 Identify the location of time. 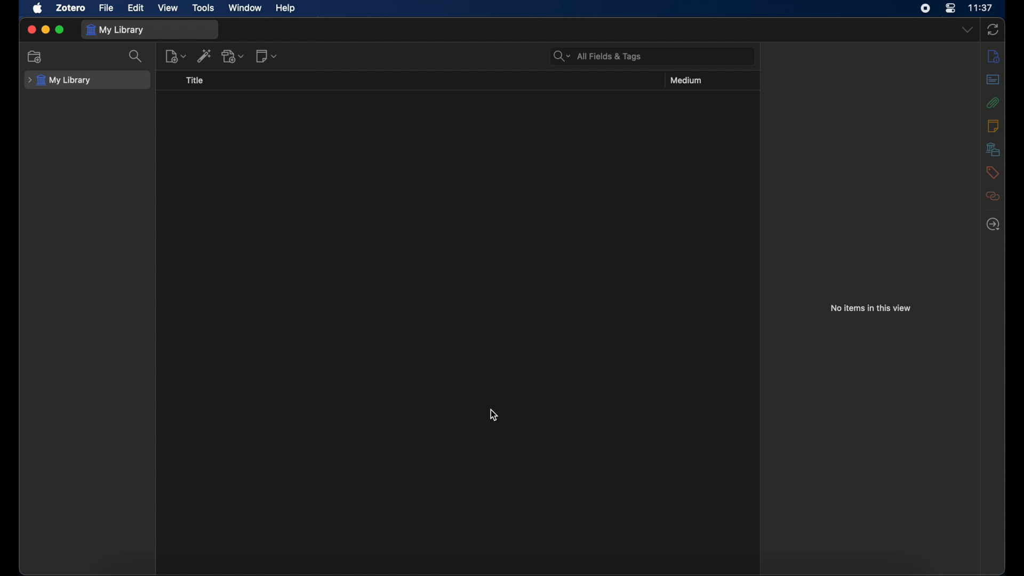
(982, 8).